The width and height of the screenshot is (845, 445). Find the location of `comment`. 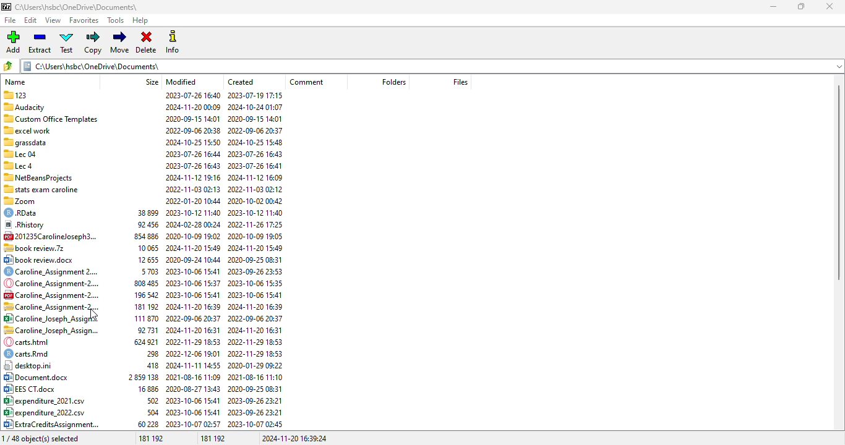

comment is located at coordinates (306, 82).